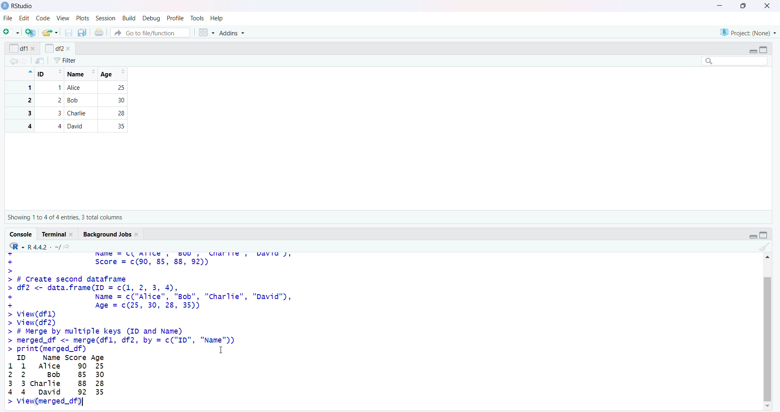  I want to click on logo, so click(6, 6).